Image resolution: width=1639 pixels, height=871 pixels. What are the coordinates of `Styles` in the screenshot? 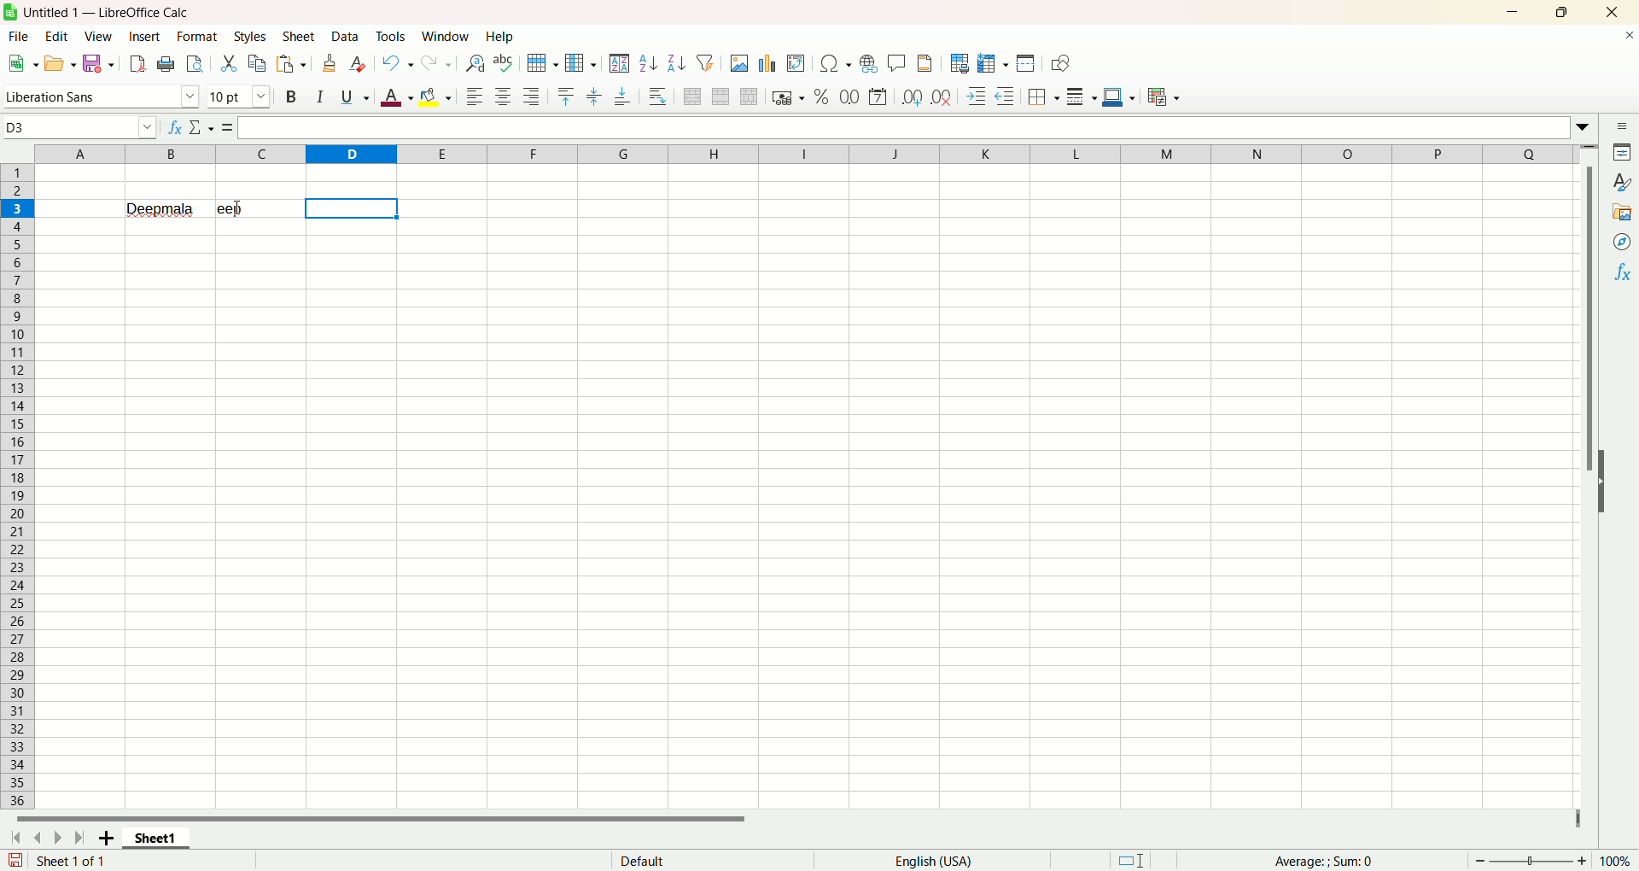 It's located at (1622, 184).